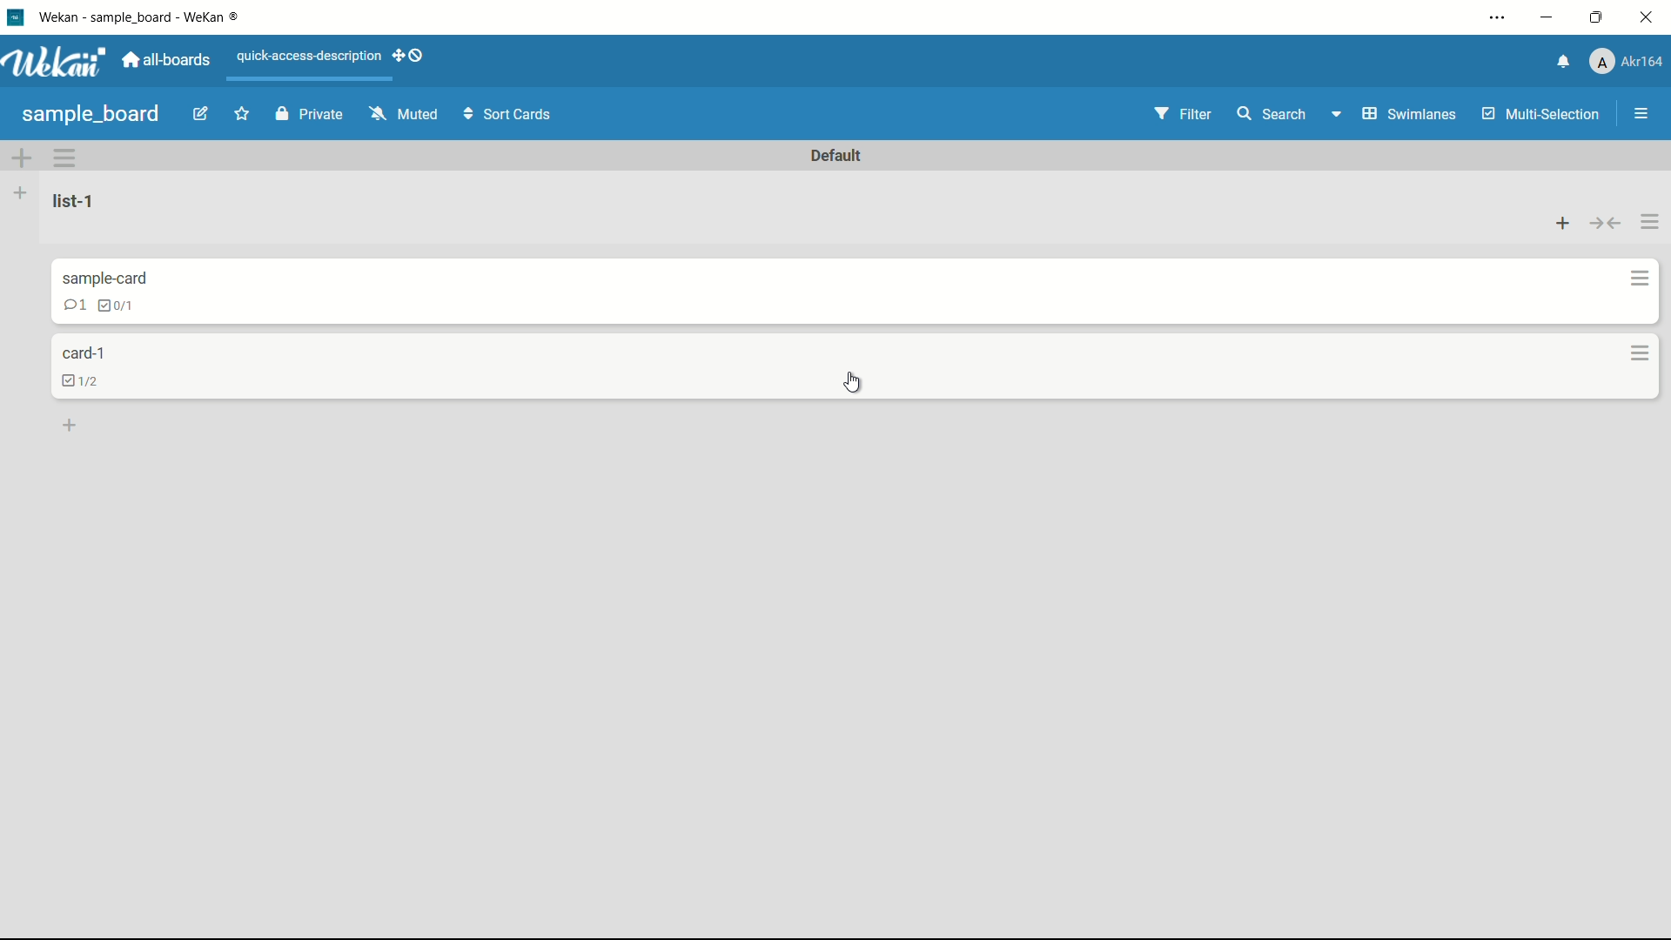 The image size is (1671, 940). Describe the element at coordinates (1648, 219) in the screenshot. I see `list actions` at that location.